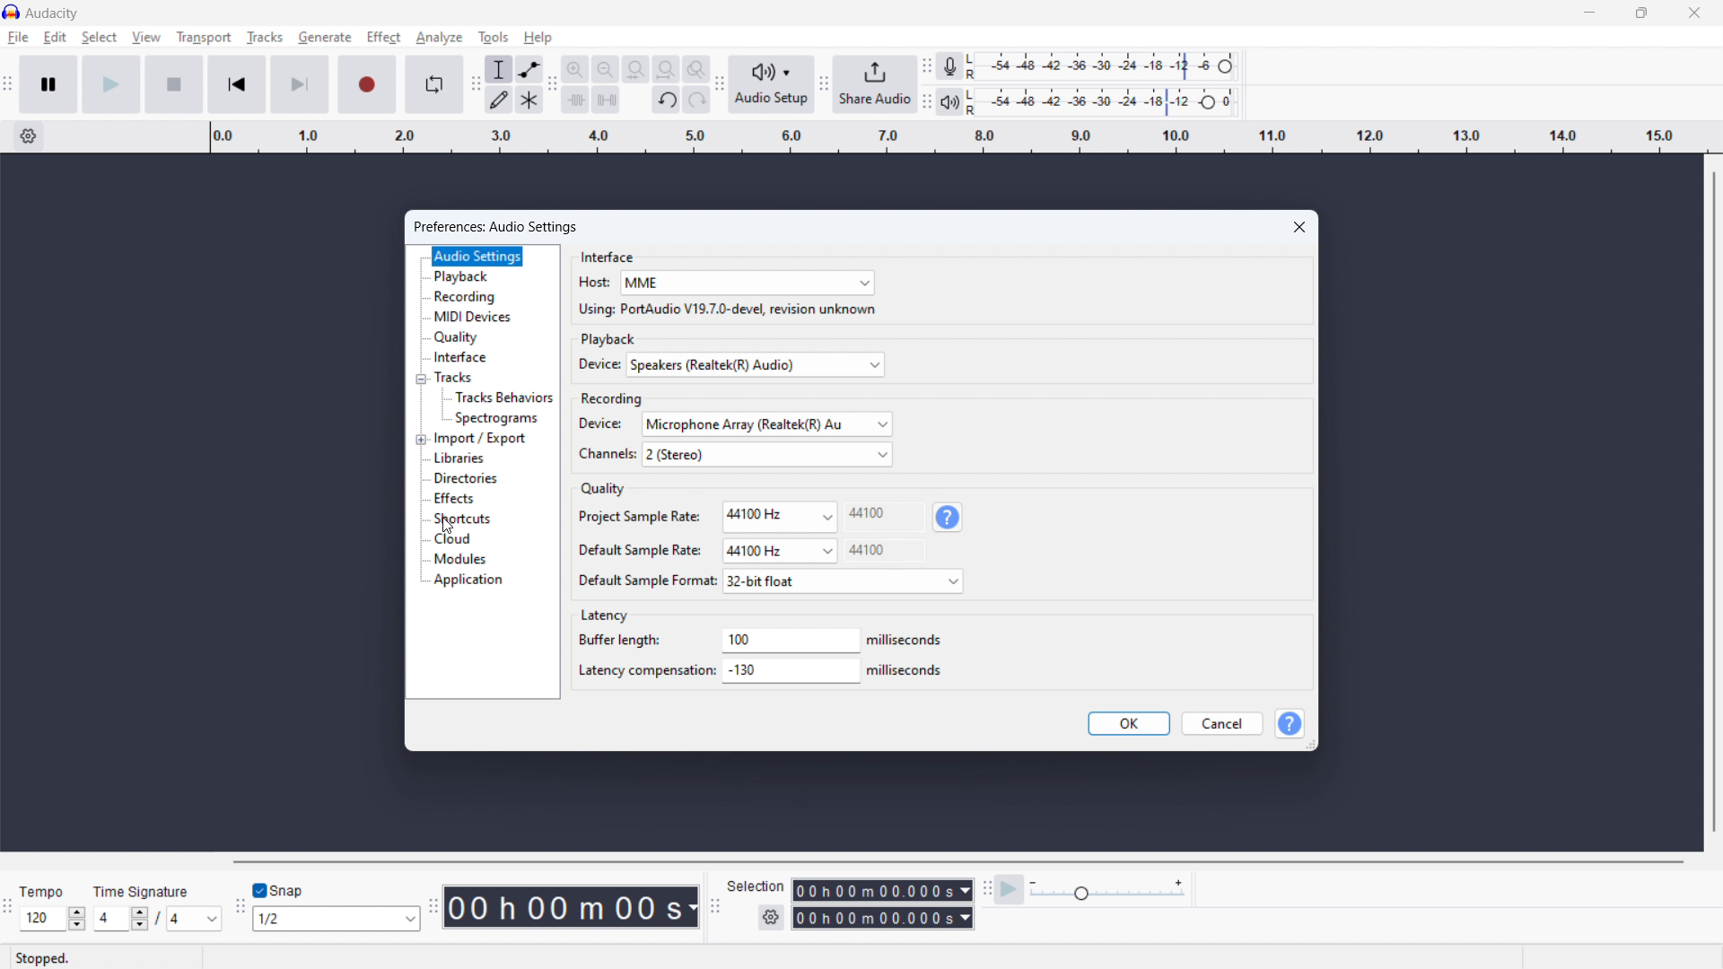 This screenshot has width=1723, height=969. What do you see at coordinates (421, 380) in the screenshot?
I see `collpase` at bounding box center [421, 380].